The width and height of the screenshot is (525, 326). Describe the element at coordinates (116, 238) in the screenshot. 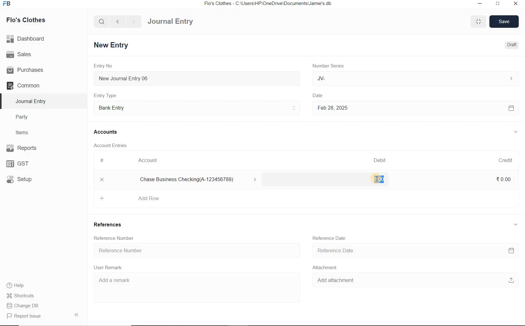

I see `Reference Number` at that location.